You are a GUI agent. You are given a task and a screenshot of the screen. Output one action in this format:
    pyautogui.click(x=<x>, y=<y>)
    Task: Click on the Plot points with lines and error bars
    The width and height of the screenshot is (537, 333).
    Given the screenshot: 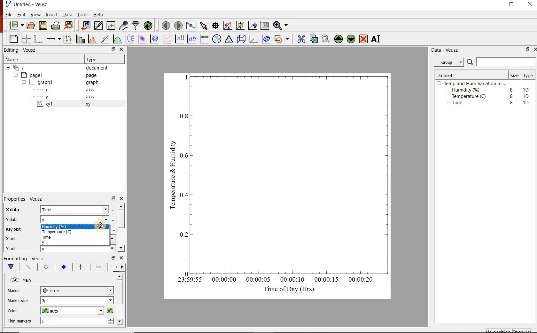 What is the action you would take?
    pyautogui.click(x=68, y=38)
    